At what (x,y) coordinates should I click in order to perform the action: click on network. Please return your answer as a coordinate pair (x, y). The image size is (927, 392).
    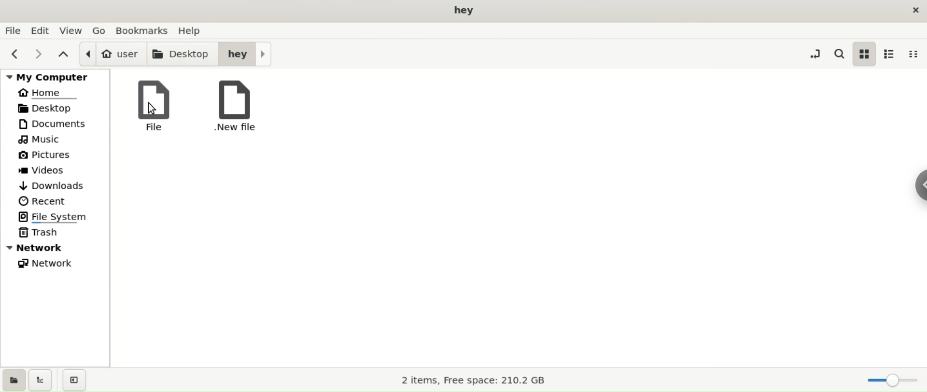
    Looking at the image, I should click on (55, 248).